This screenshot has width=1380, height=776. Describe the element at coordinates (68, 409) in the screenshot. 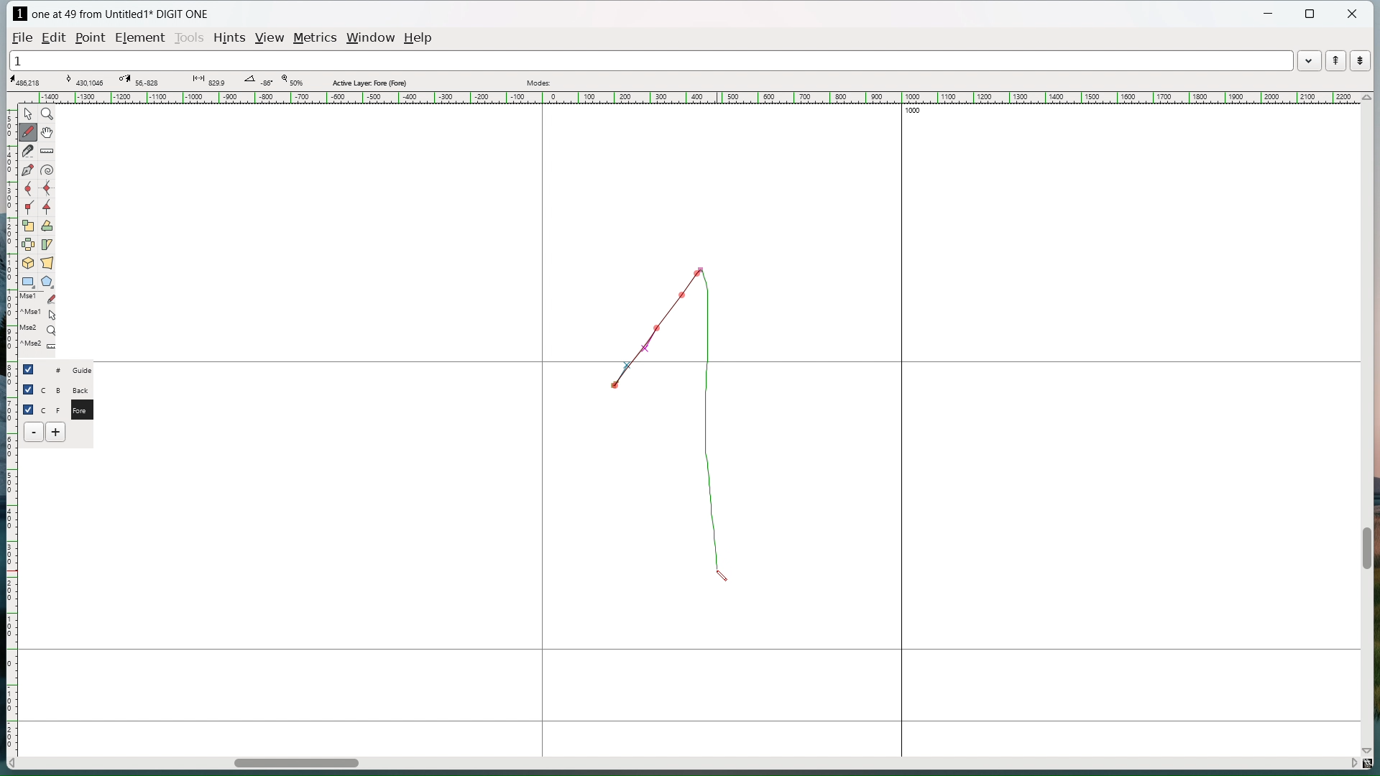

I see `C F Fore` at that location.